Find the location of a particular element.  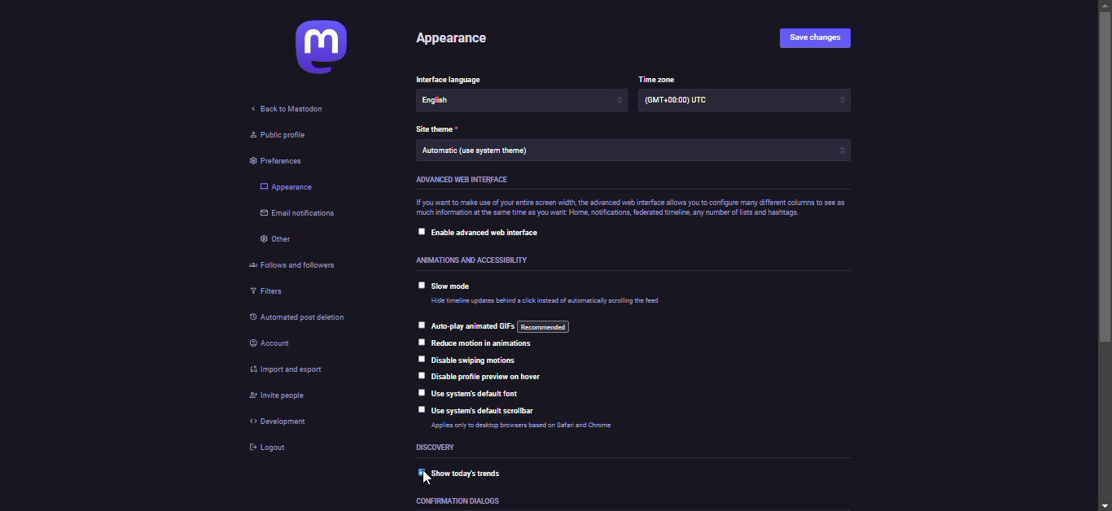

use system's default scrollbar is located at coordinates (487, 411).